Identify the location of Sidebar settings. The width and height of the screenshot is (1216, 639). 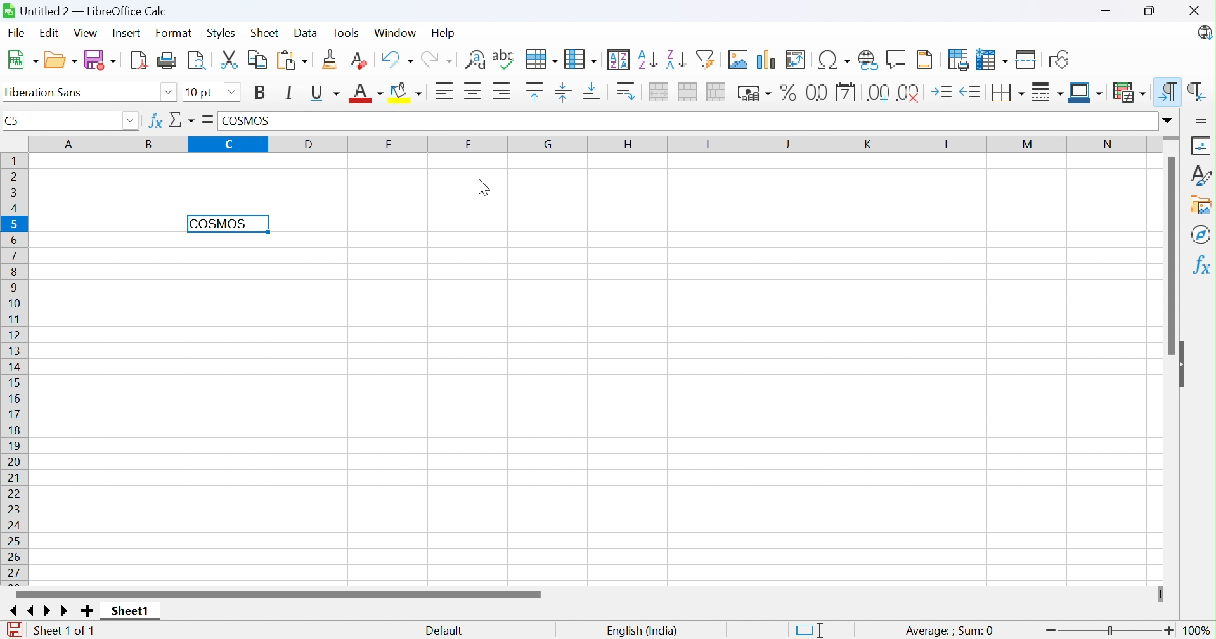
(1199, 120).